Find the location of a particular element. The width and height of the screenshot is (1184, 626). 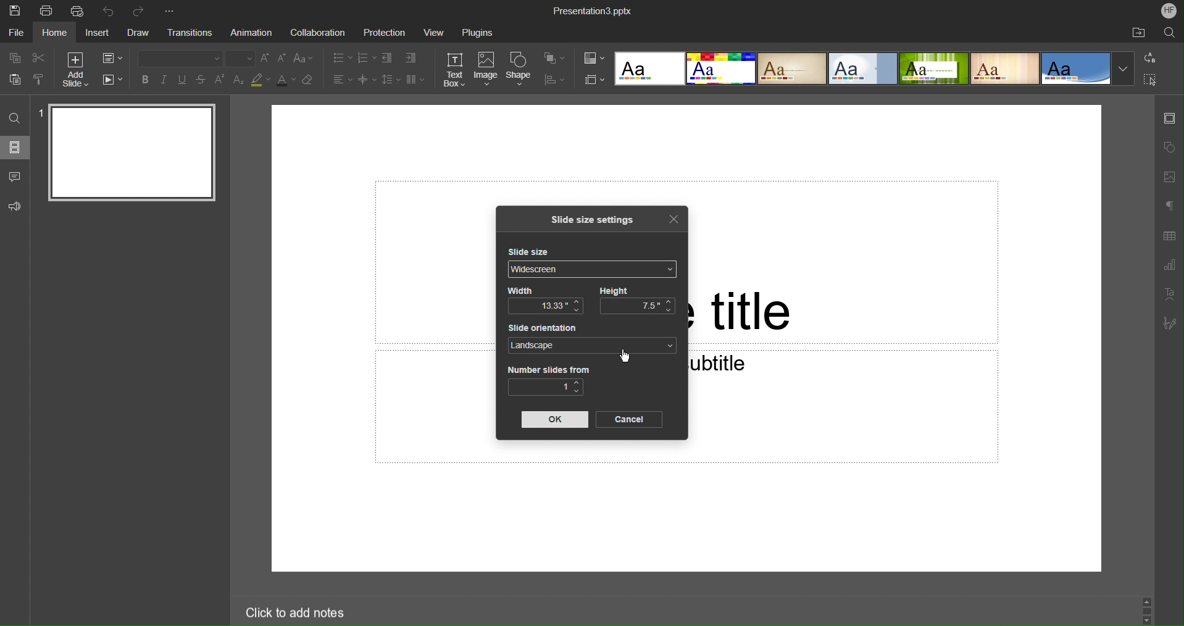

Text Box is located at coordinates (454, 70).